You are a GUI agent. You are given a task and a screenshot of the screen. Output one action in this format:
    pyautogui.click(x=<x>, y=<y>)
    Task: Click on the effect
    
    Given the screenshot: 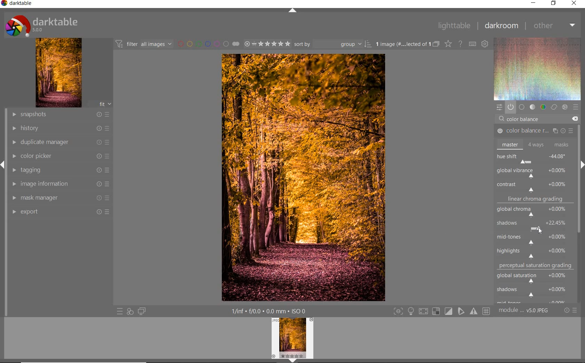 What is the action you would take?
    pyautogui.click(x=565, y=106)
    